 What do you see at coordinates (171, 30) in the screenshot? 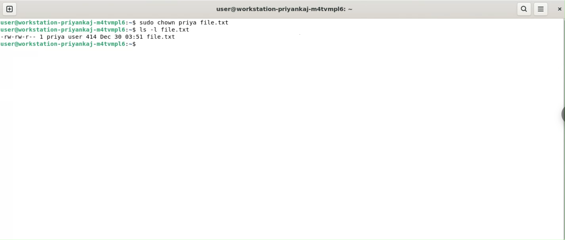
I see `ls -l file.txt` at bounding box center [171, 30].